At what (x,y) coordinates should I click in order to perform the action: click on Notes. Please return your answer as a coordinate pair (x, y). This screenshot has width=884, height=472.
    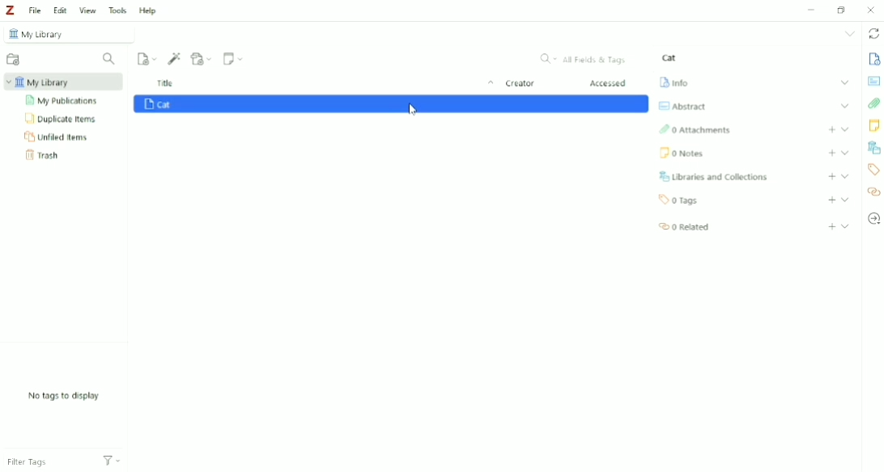
    Looking at the image, I should click on (874, 125).